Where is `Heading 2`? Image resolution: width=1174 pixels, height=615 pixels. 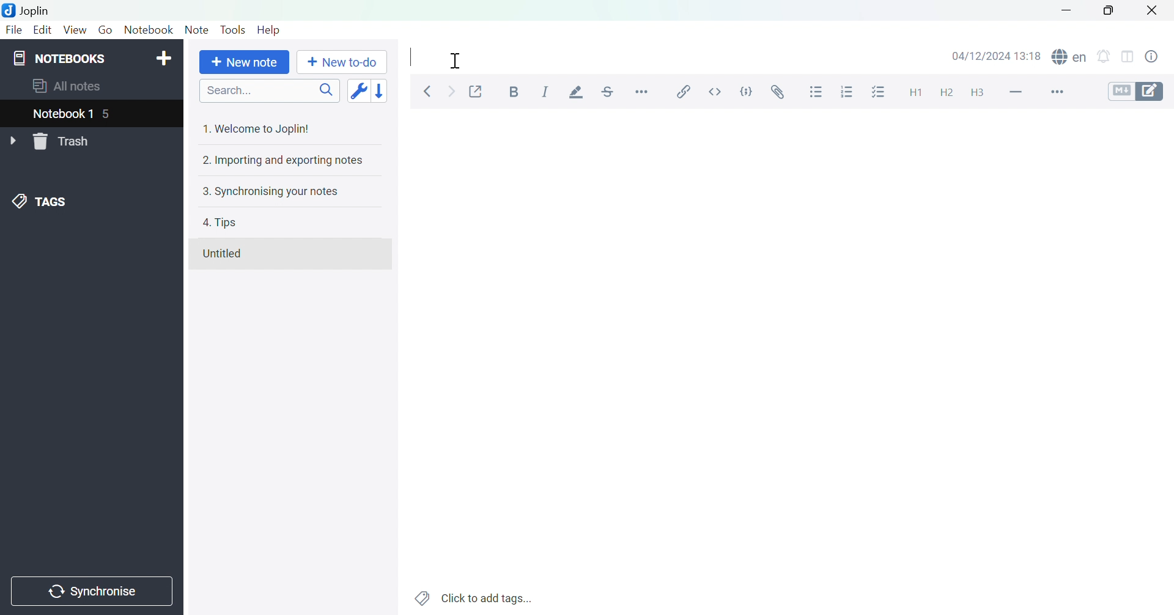
Heading 2 is located at coordinates (946, 94).